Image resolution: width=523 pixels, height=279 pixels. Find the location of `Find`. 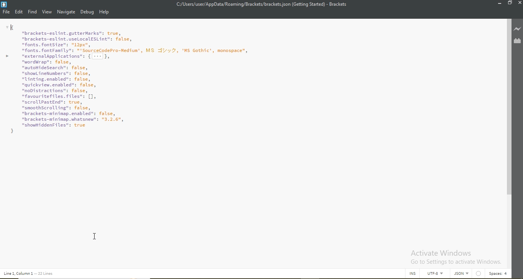

Find is located at coordinates (33, 12).